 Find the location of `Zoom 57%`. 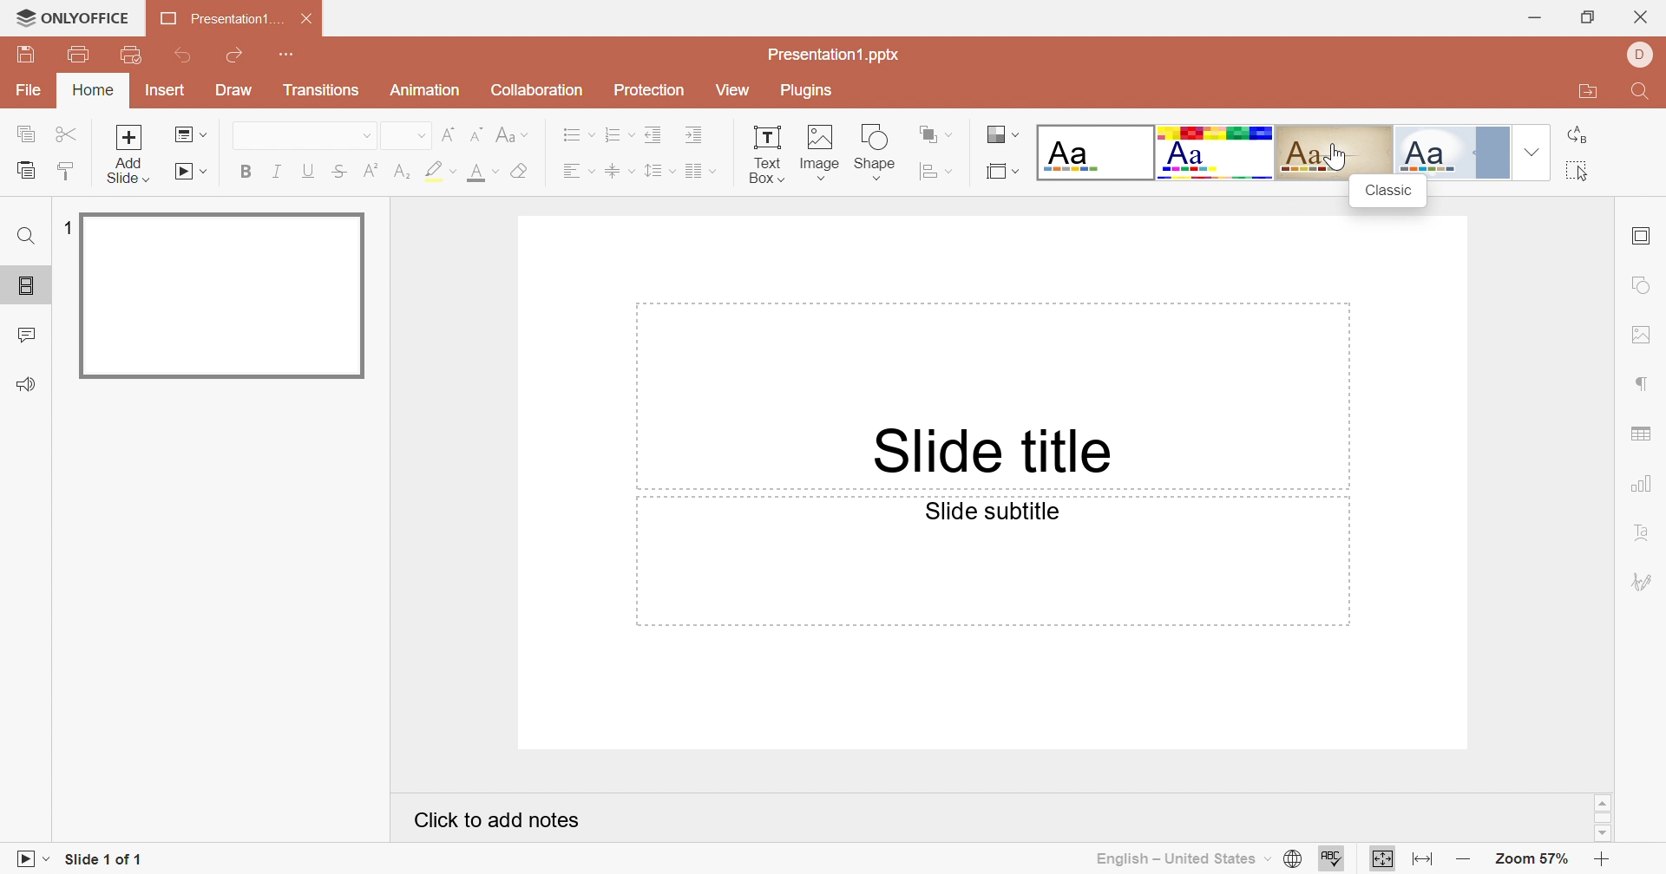

Zoom 57% is located at coordinates (1531, 859).